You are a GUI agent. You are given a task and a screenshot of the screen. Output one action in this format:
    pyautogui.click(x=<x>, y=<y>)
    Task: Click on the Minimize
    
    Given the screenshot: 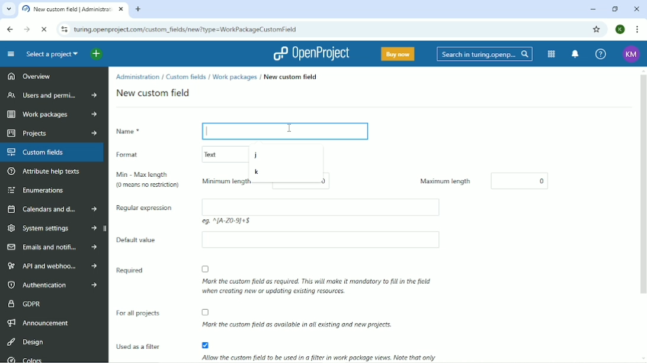 What is the action you would take?
    pyautogui.click(x=593, y=9)
    